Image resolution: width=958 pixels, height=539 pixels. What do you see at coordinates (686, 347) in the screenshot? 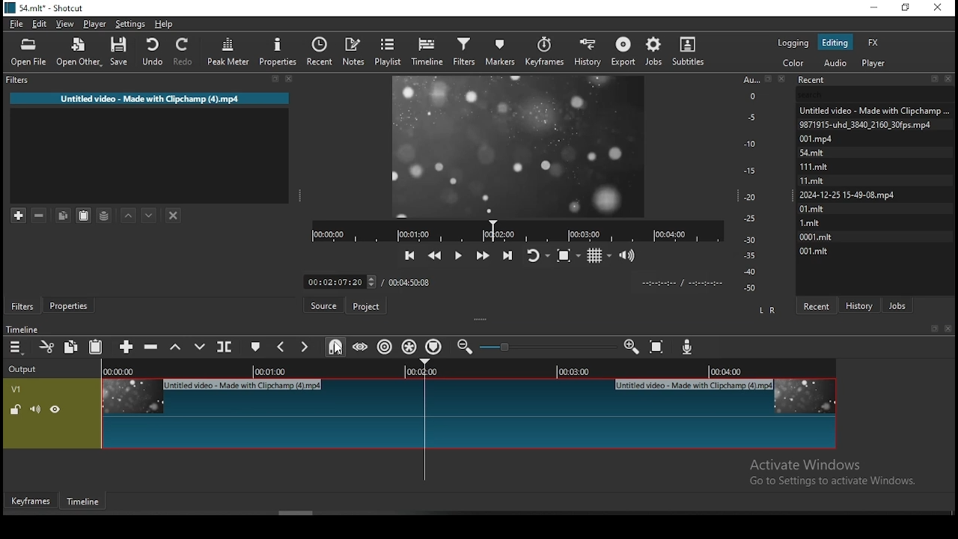
I see `record audio` at bounding box center [686, 347].